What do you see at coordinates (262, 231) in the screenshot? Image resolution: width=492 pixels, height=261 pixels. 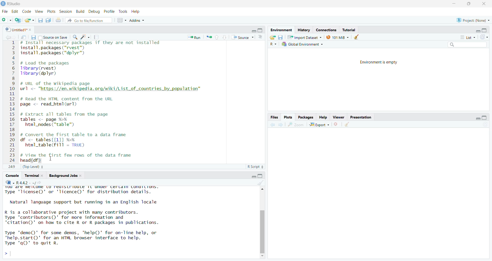 I see `scroll bar` at bounding box center [262, 231].